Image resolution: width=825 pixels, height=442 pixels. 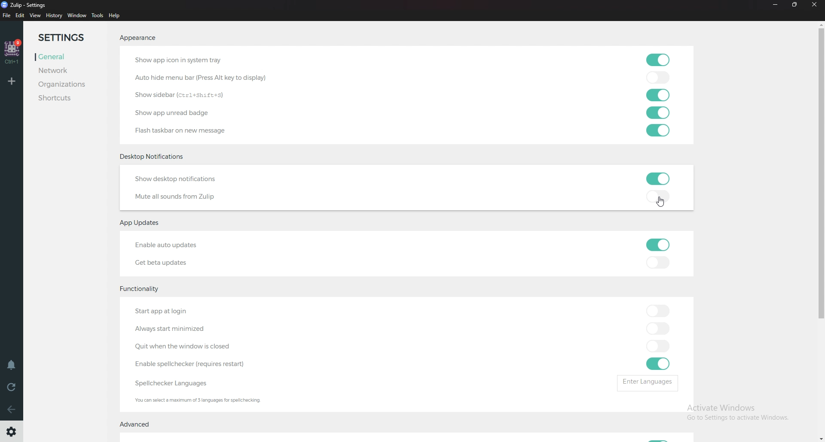 I want to click on toggle, so click(x=658, y=195).